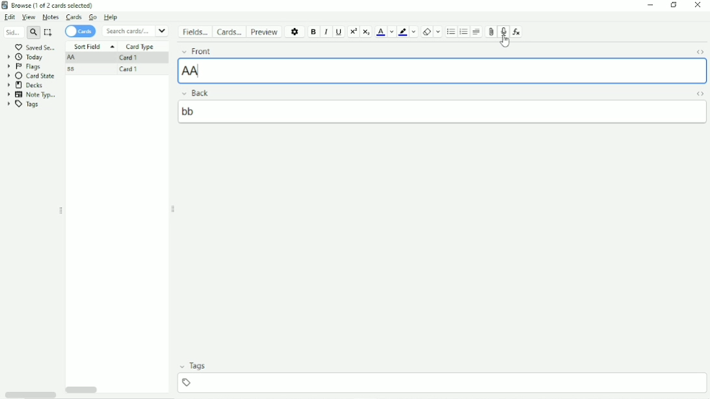 Image resolution: width=710 pixels, height=399 pixels. I want to click on Search cards/notes, so click(135, 31).